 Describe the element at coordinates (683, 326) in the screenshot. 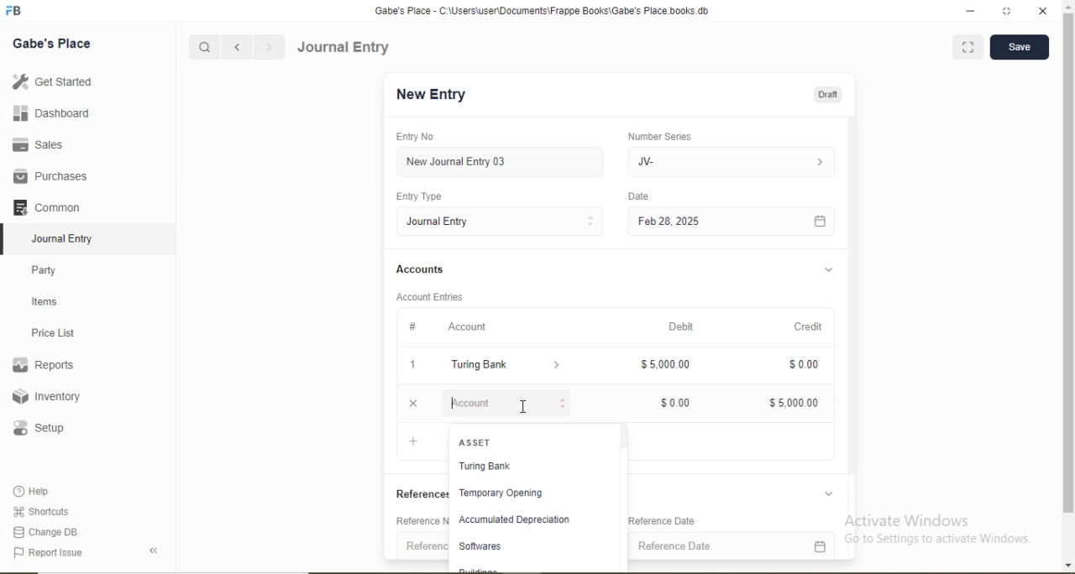

I see `Debit` at that location.